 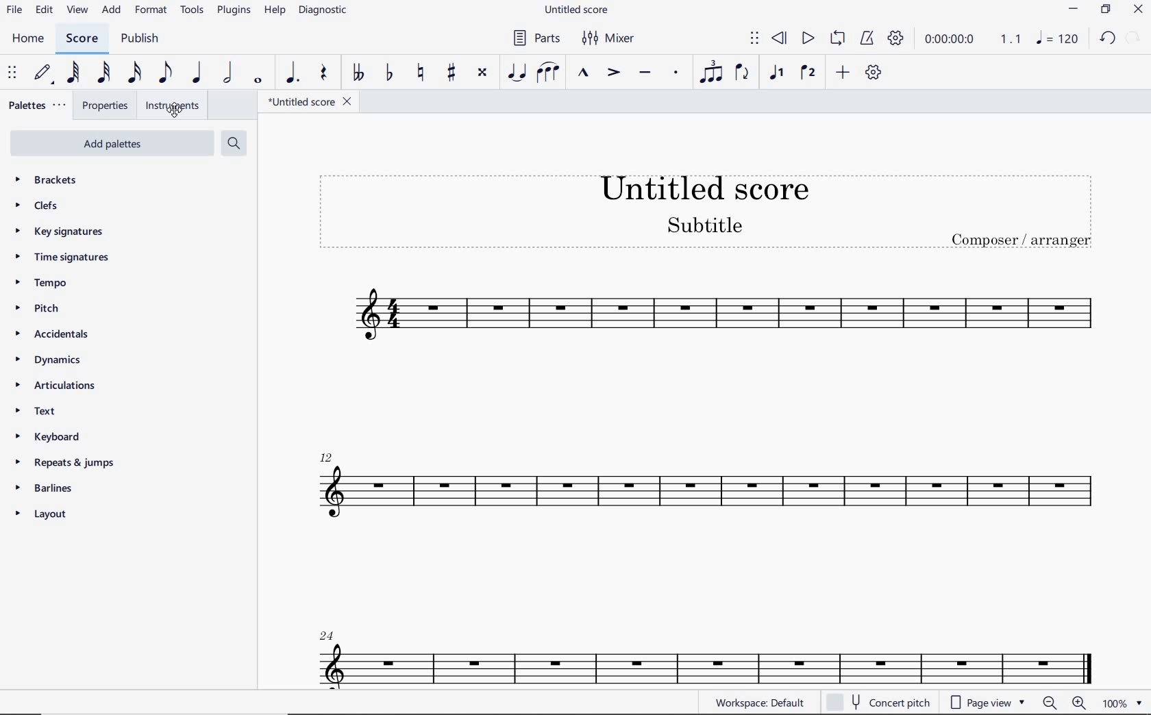 I want to click on PLAY TIME, so click(x=971, y=39).